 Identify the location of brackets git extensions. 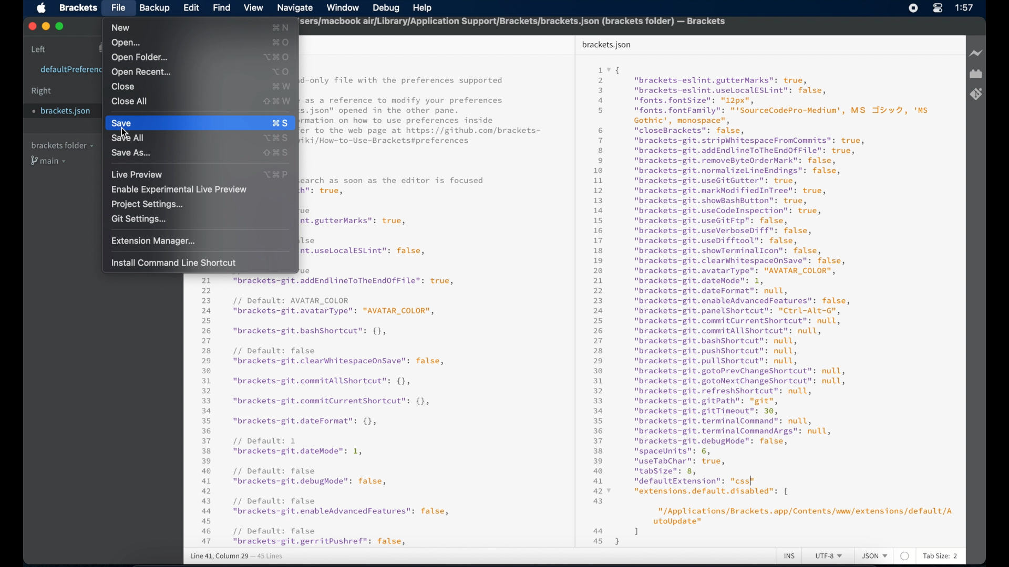
(976, 94).